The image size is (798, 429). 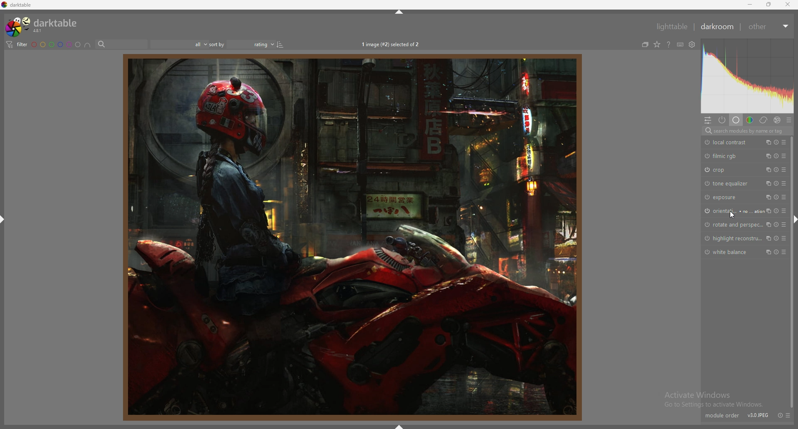 I want to click on change type of overlays, so click(x=658, y=44).